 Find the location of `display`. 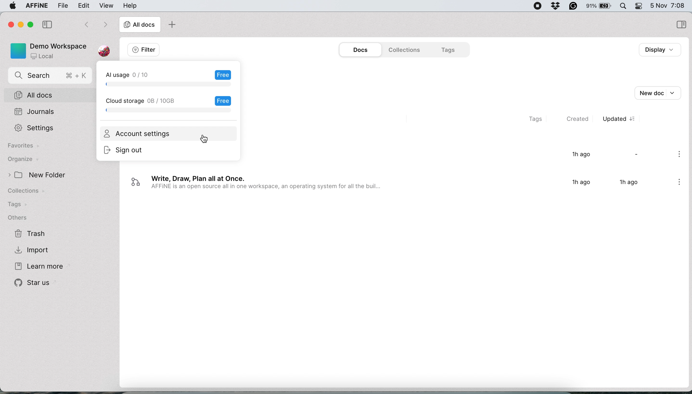

display is located at coordinates (658, 50).